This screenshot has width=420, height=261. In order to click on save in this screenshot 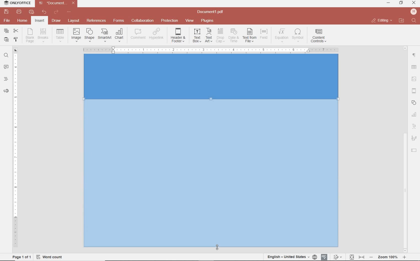, I will do `click(6, 12)`.